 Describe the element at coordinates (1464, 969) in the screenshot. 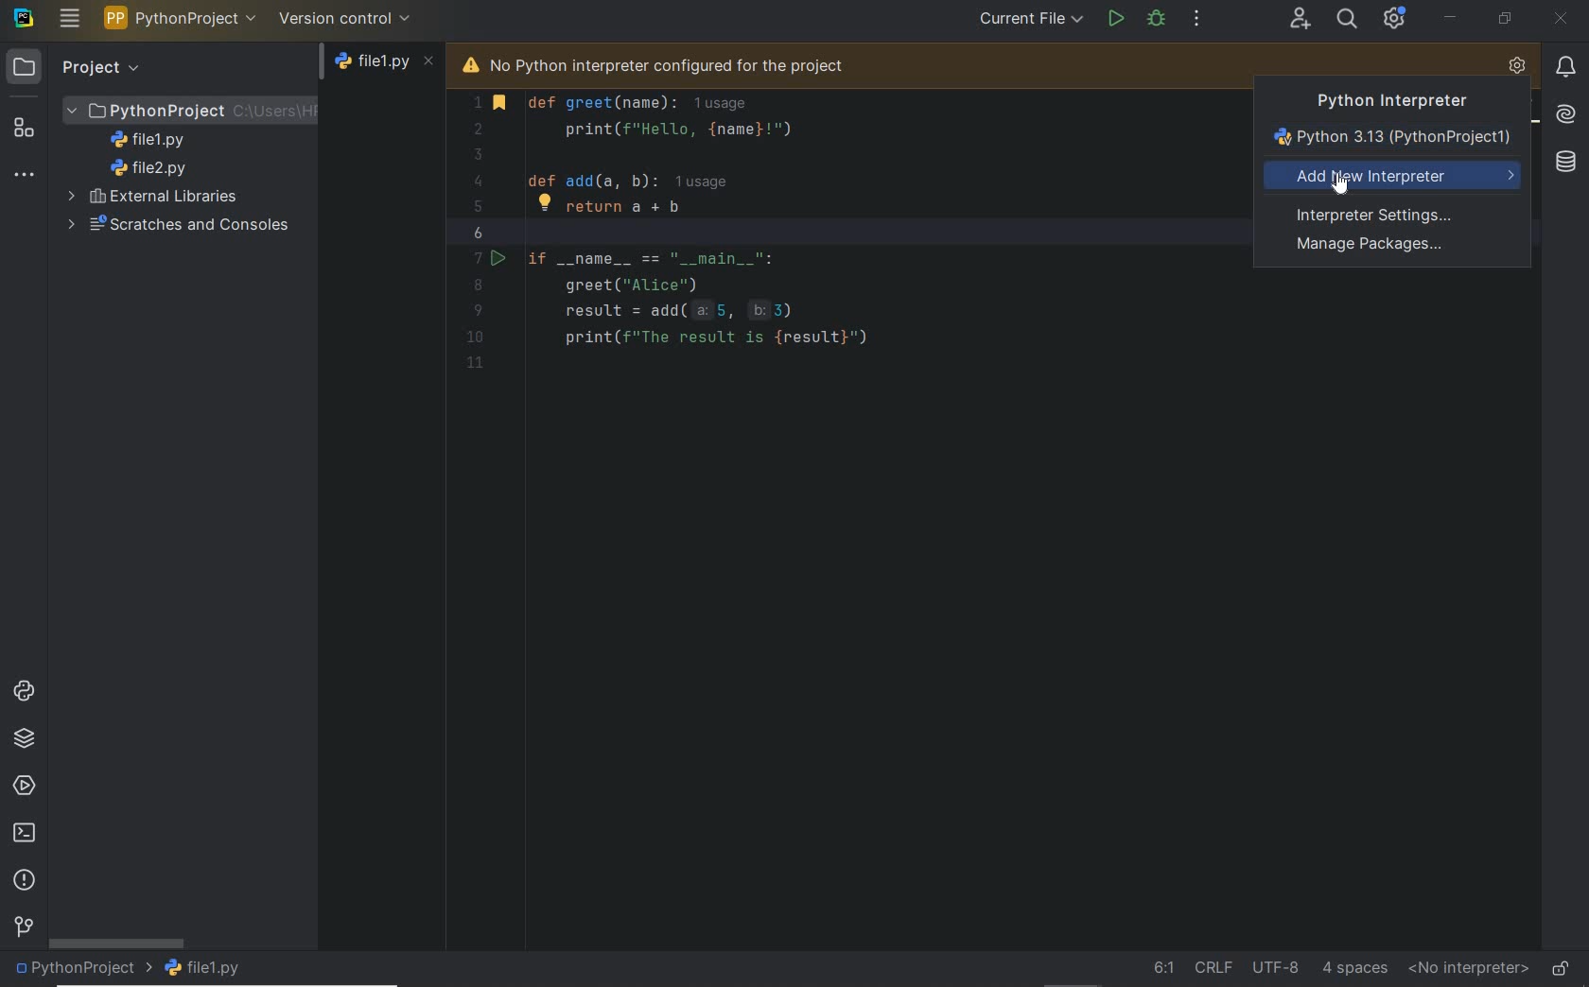

I see `No interpreter` at that location.